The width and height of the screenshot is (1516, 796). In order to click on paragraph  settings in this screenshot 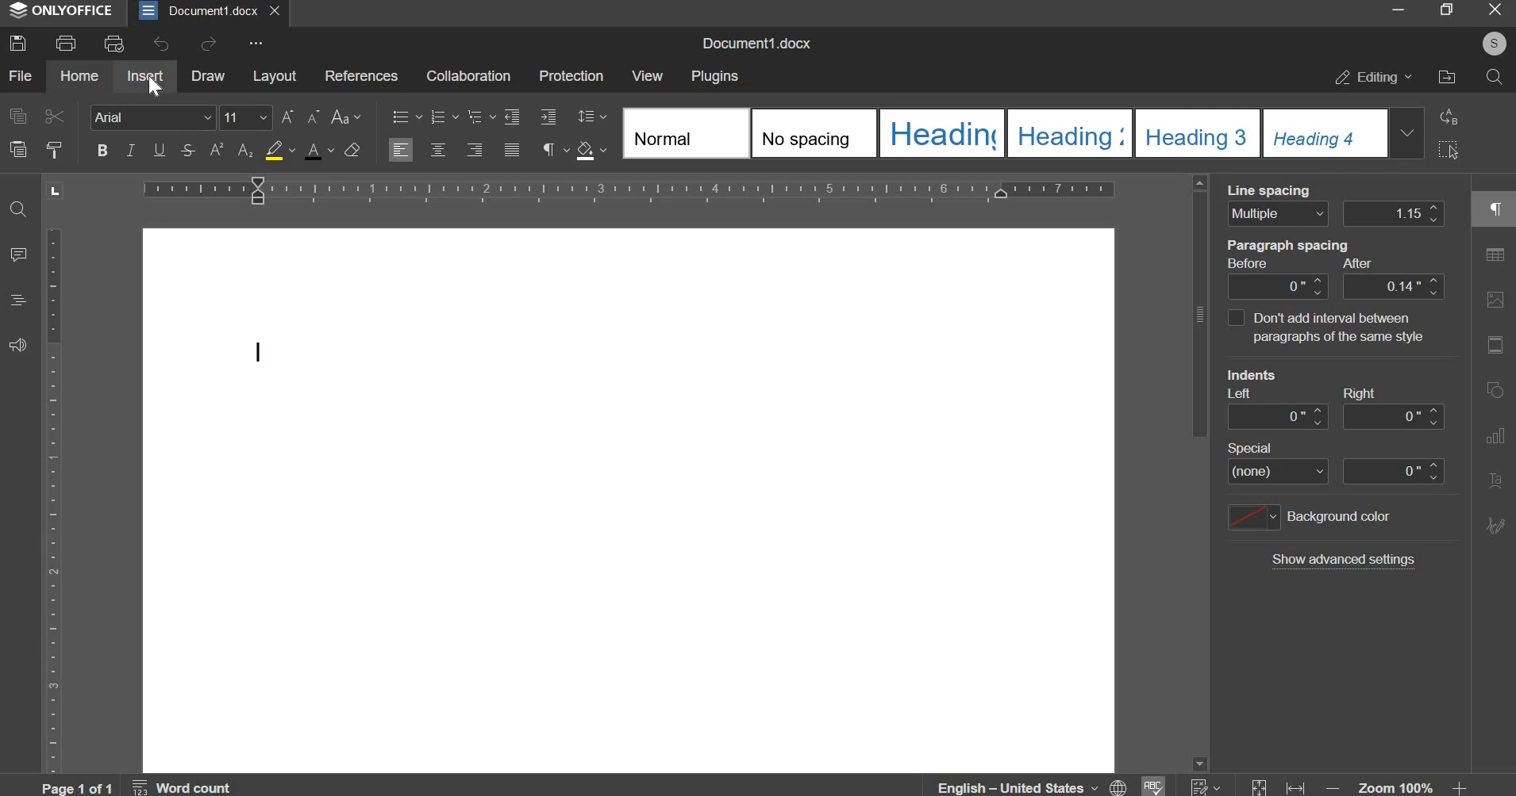, I will do `click(553, 150)`.